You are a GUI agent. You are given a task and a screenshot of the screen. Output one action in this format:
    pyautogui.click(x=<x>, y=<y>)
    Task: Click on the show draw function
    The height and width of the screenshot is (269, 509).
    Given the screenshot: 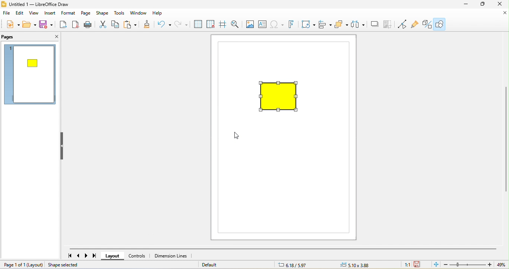 What is the action you would take?
    pyautogui.click(x=441, y=25)
    